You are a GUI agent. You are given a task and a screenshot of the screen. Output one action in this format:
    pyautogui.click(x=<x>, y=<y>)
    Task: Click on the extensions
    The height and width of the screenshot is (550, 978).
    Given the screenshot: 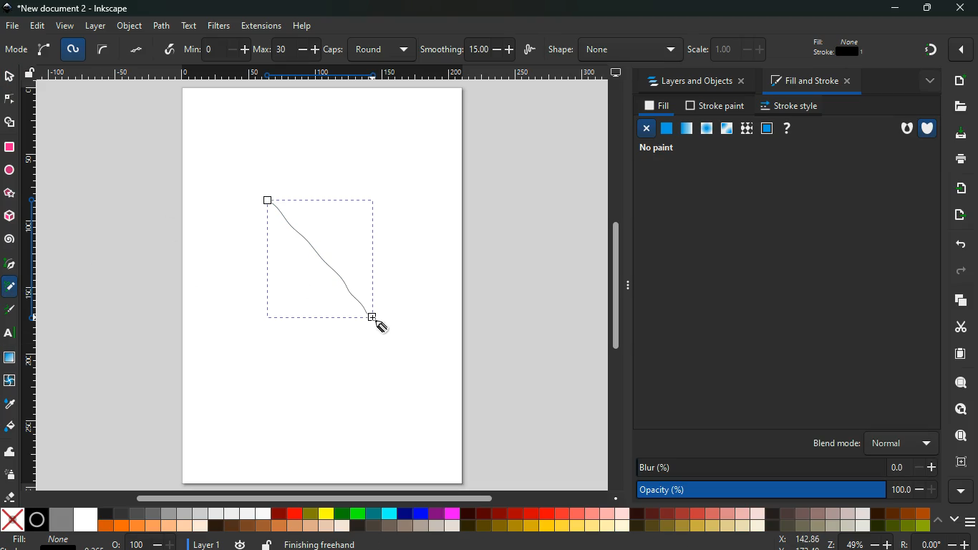 What is the action you would take?
    pyautogui.click(x=261, y=25)
    